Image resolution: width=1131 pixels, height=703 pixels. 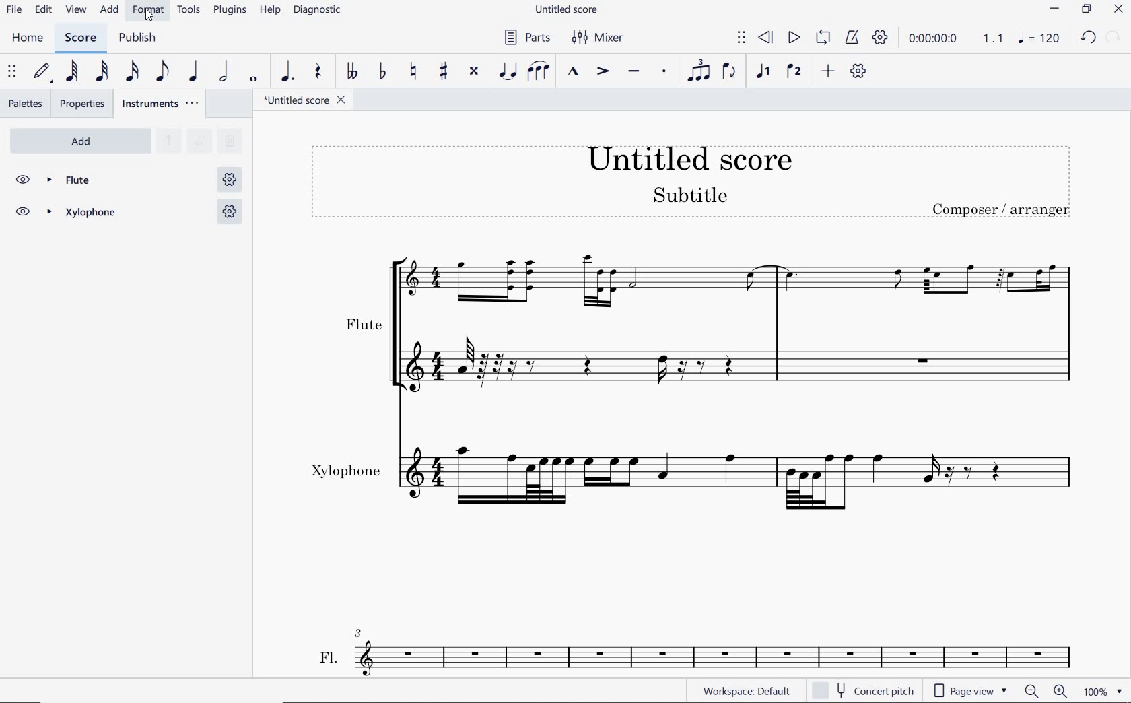 I want to click on 32ND NOTE, so click(x=100, y=70).